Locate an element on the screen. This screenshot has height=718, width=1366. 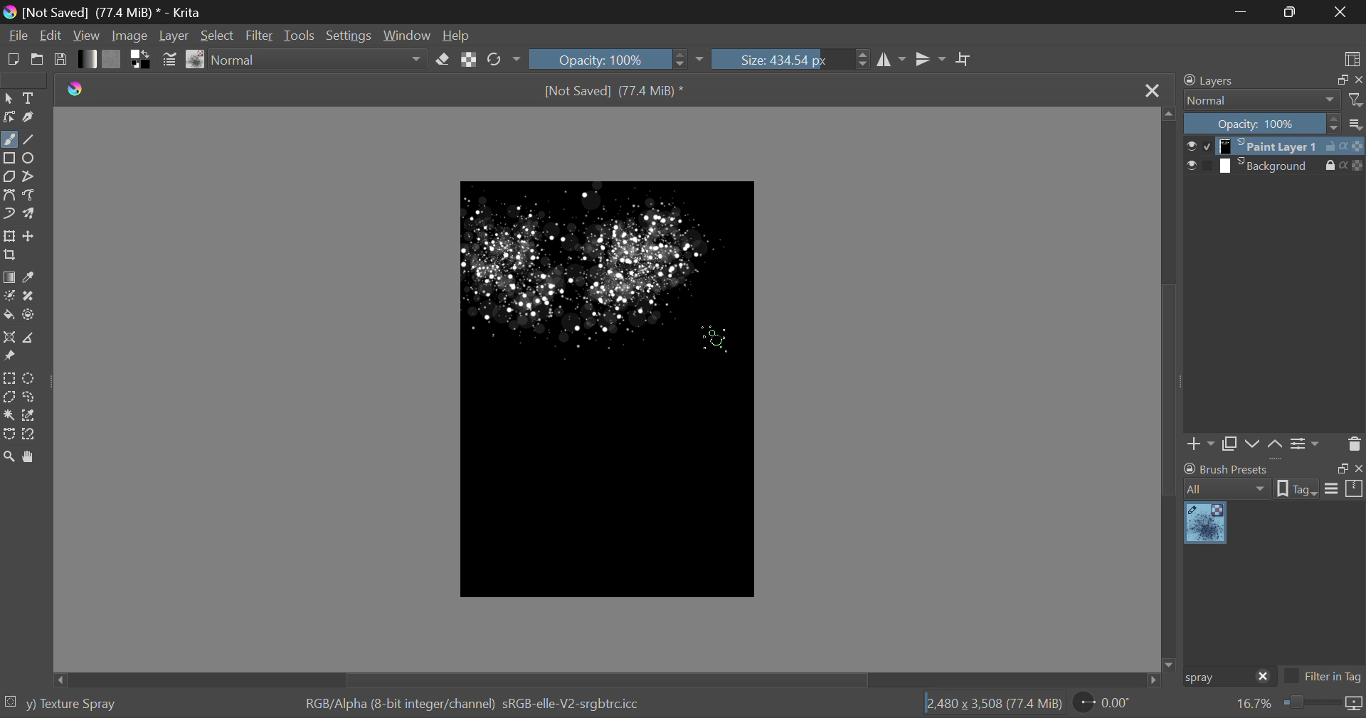
12,480 x 3,508 (69.2 MiB) is located at coordinates (994, 703).